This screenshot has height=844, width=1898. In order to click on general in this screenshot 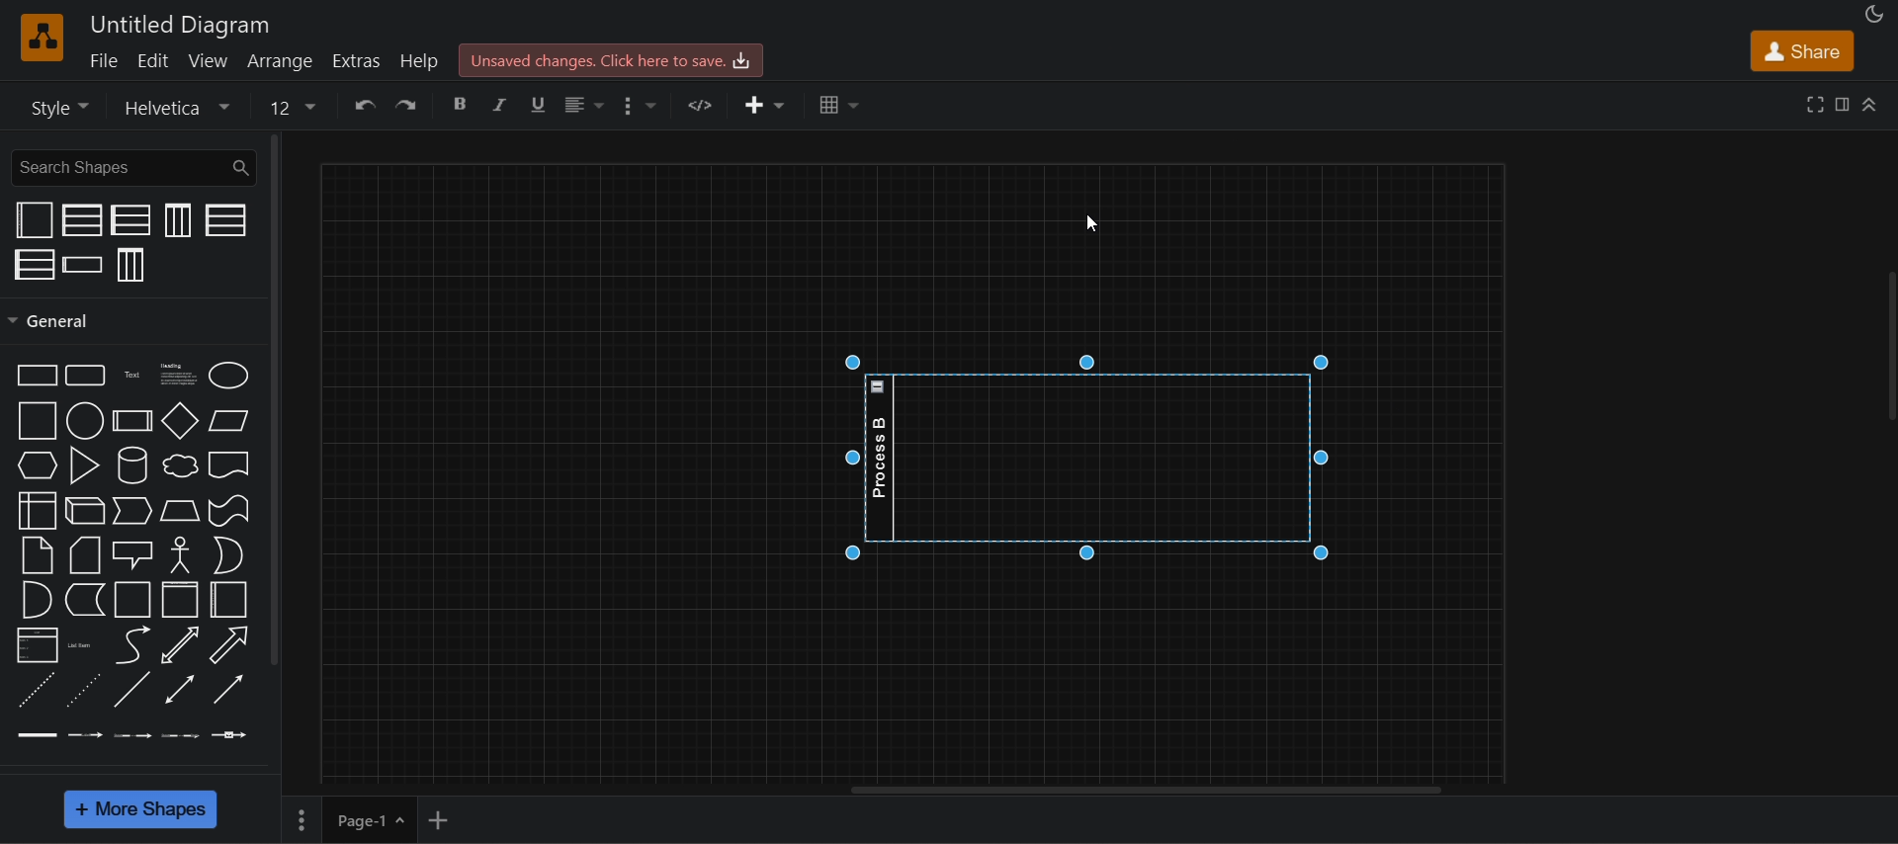, I will do `click(276, 397)`.